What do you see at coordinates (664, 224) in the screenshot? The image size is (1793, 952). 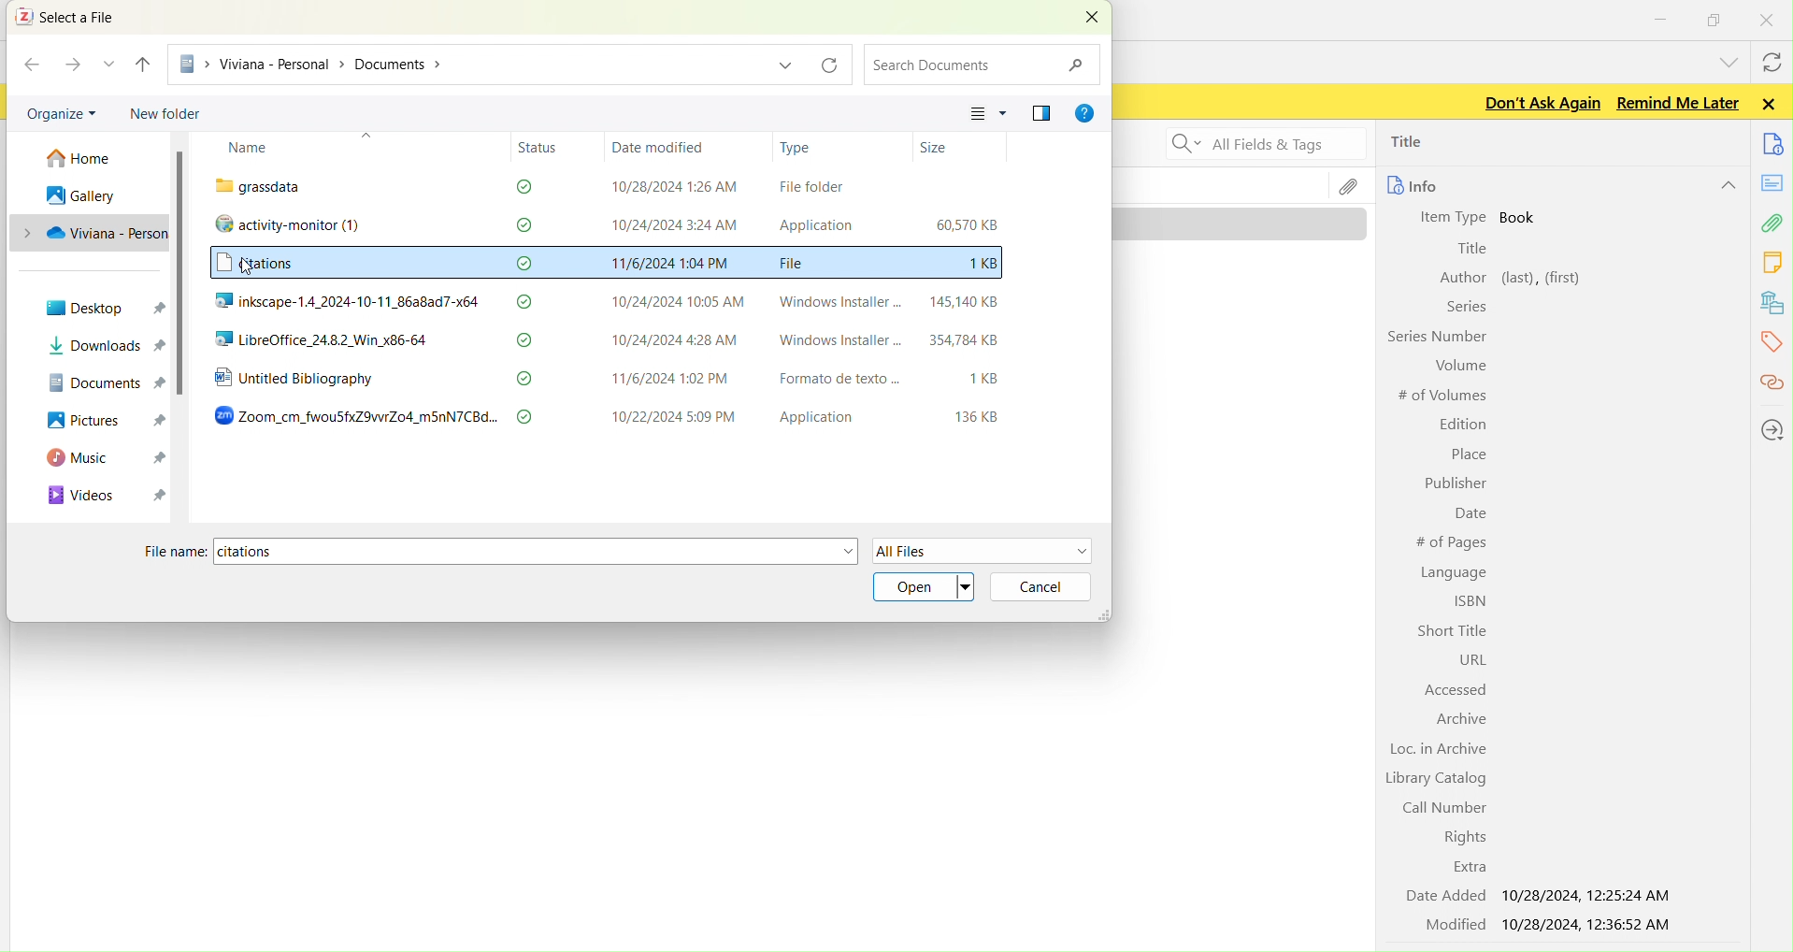 I see `10/24/2024 3:24 AM` at bounding box center [664, 224].